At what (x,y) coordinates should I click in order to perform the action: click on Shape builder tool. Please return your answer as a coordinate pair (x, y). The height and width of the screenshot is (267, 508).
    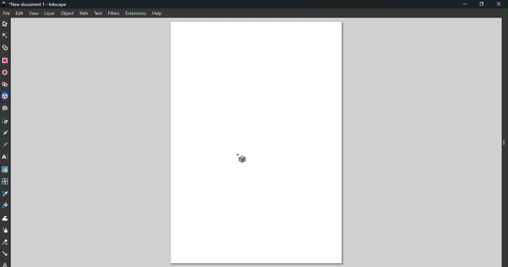
    Looking at the image, I should click on (5, 47).